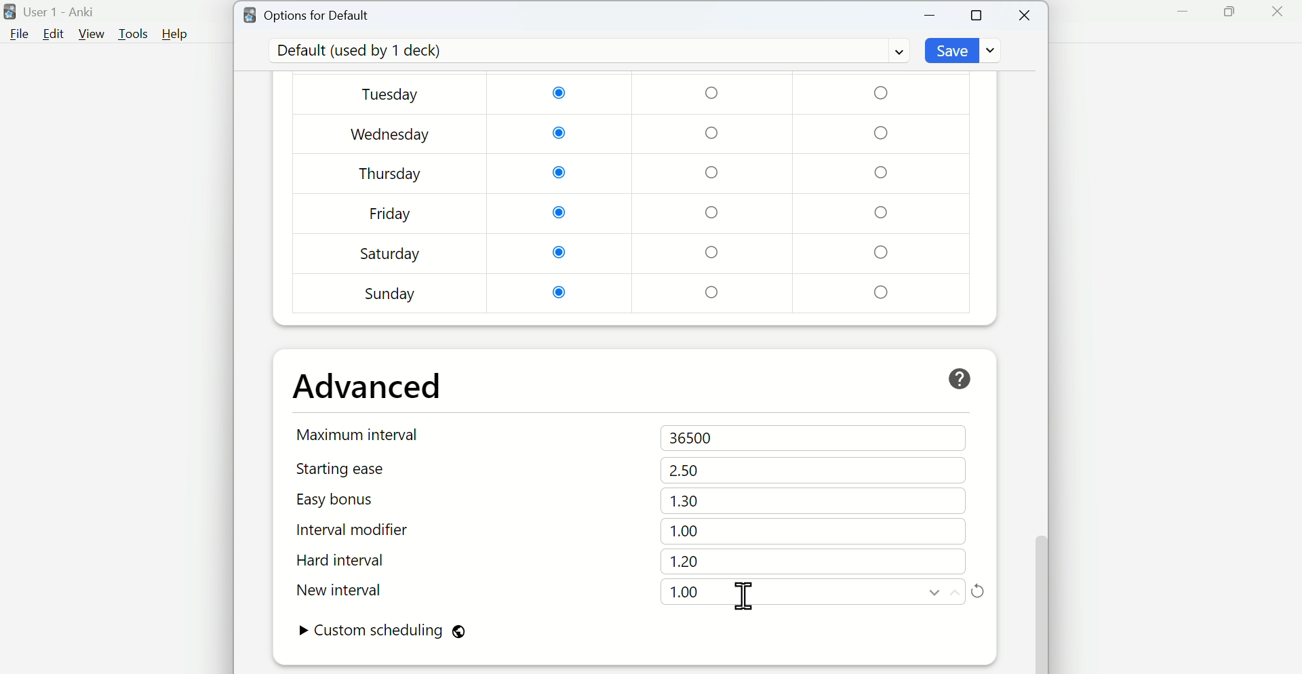  Describe the element at coordinates (1277, 12) in the screenshot. I see `Close` at that location.